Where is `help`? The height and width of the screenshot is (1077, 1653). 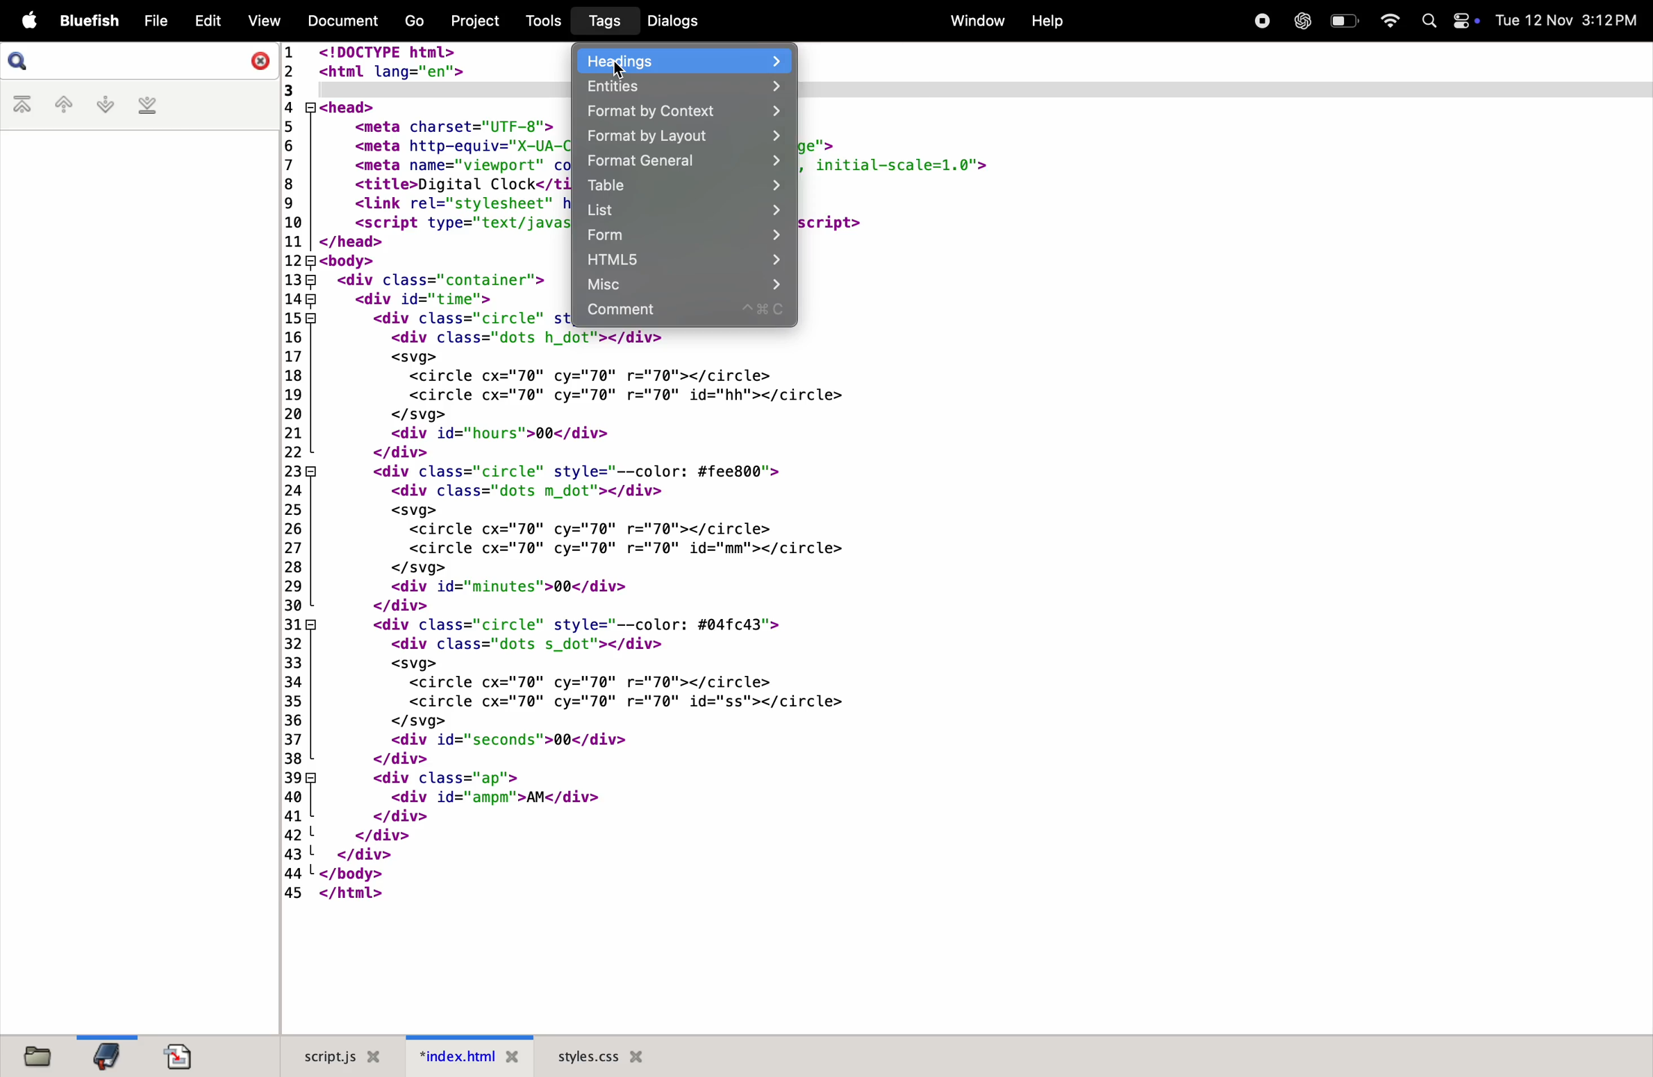
help is located at coordinates (1046, 22).